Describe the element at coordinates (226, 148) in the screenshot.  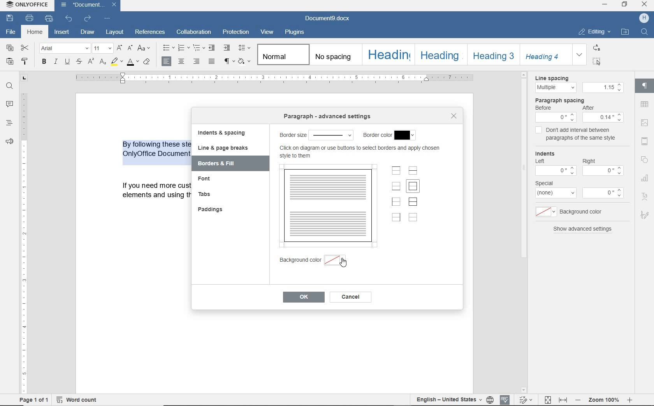
I see `line & page breaks` at that location.